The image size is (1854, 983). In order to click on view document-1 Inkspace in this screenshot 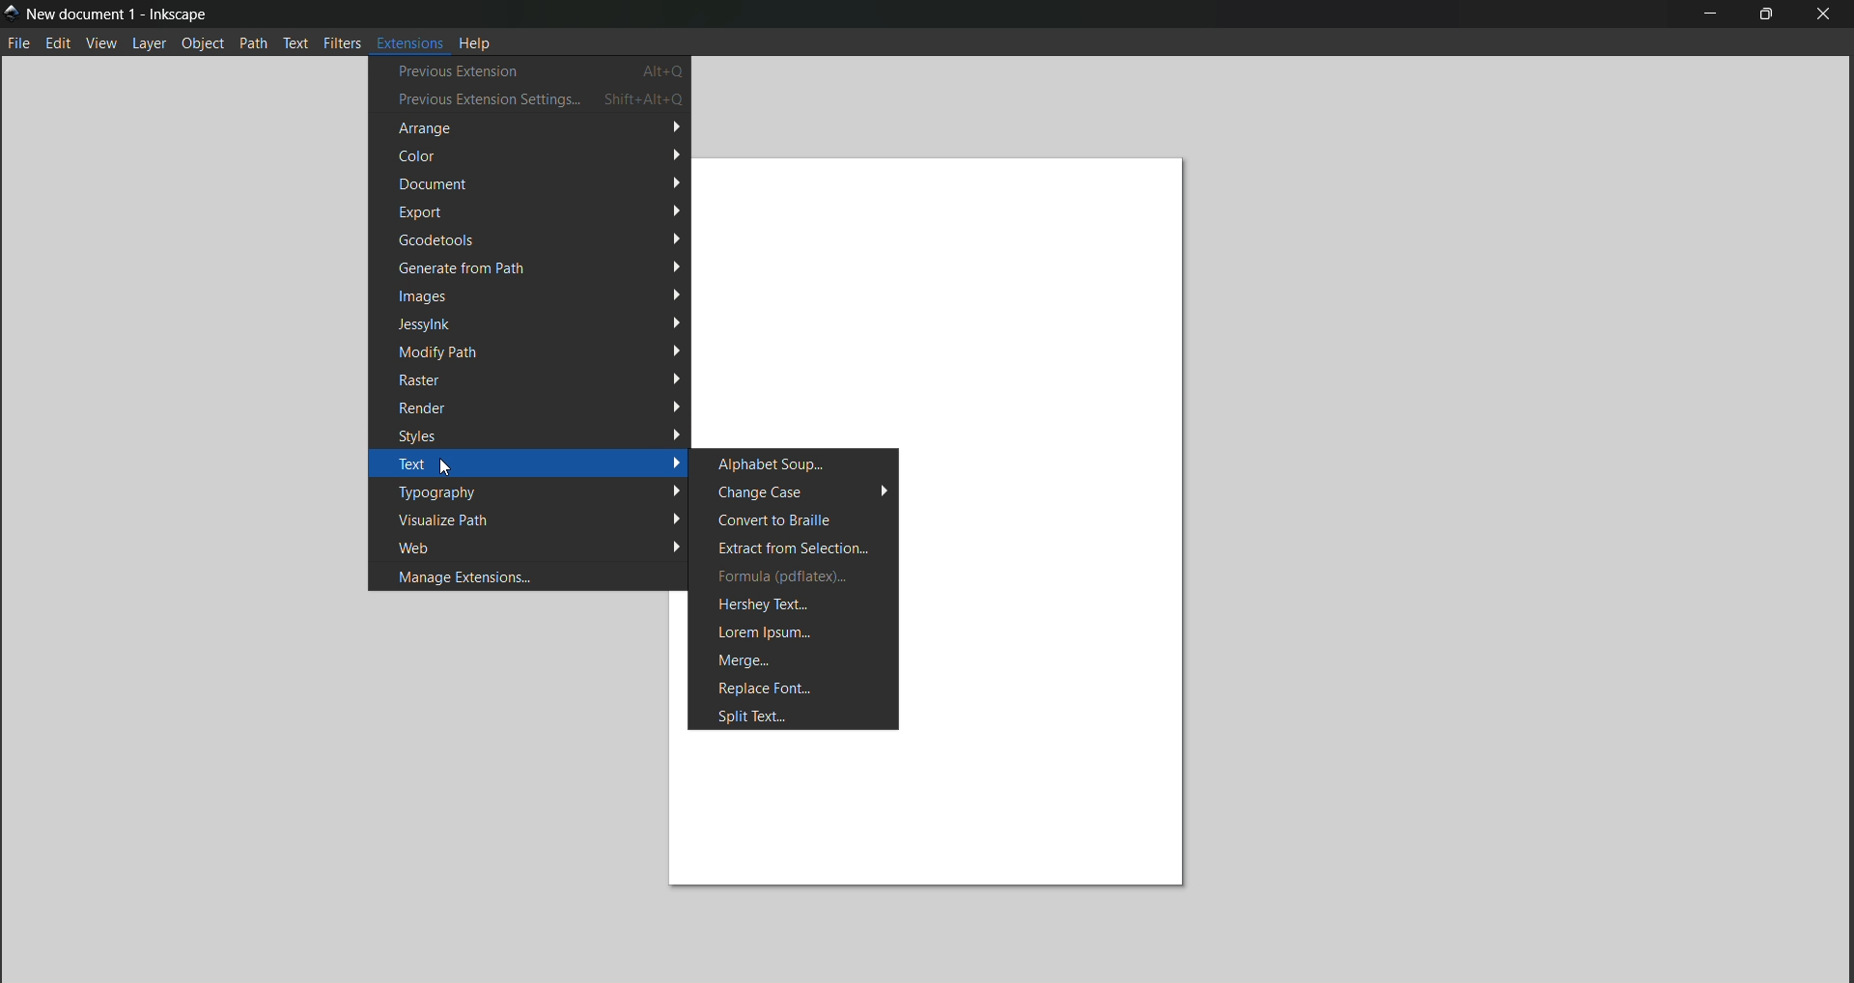, I will do `click(119, 14)`.